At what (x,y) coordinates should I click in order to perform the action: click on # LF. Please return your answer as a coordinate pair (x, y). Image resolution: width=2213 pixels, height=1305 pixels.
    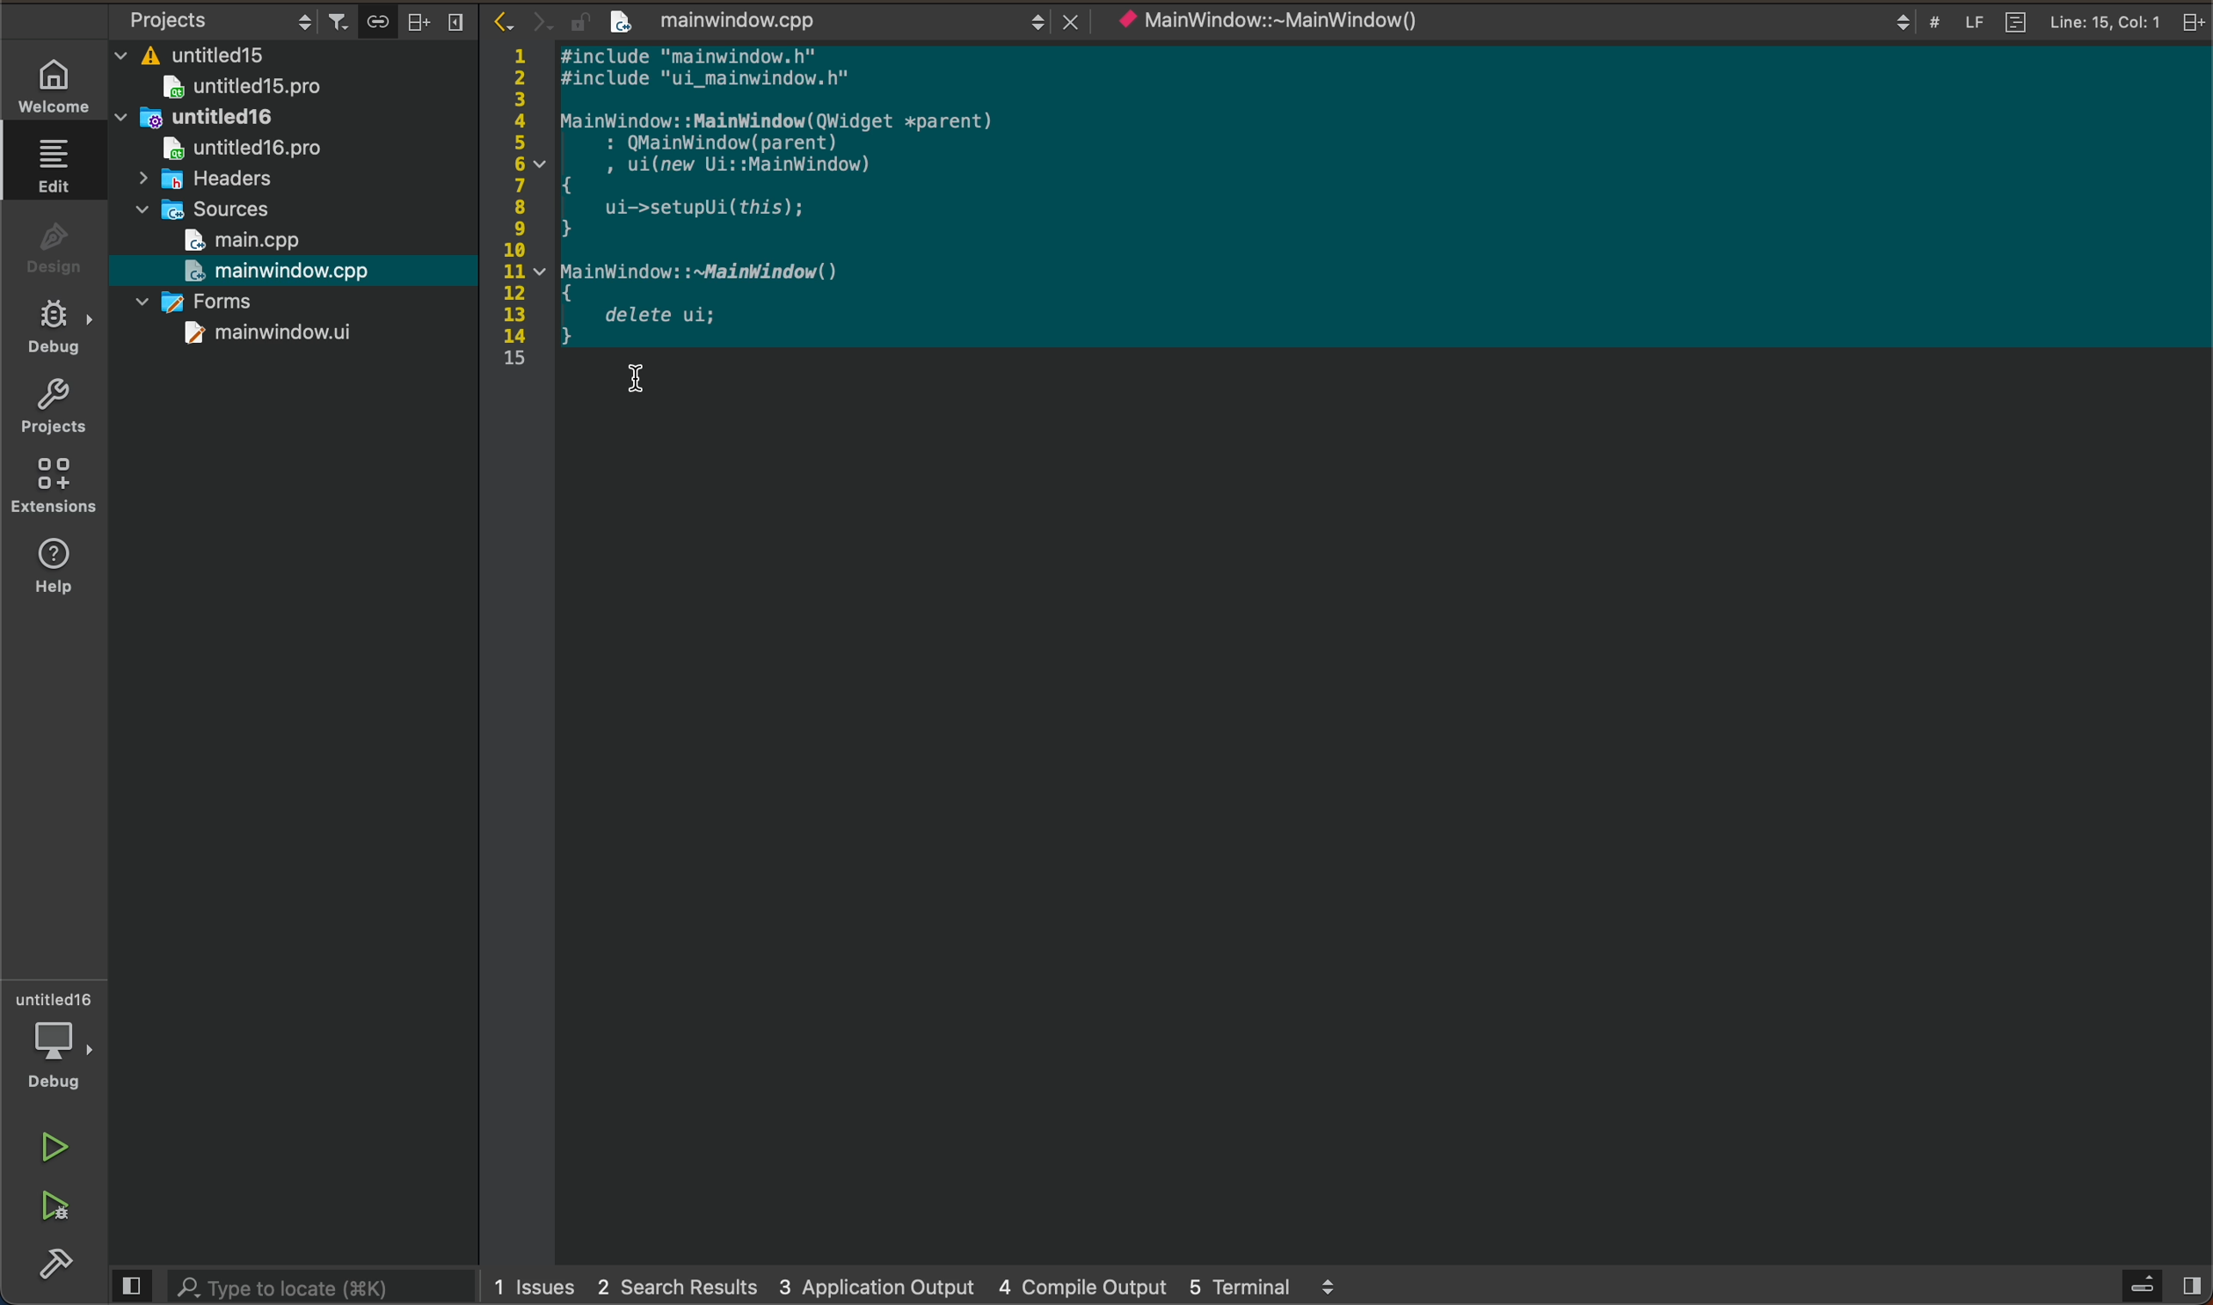
    Looking at the image, I should click on (1960, 21).